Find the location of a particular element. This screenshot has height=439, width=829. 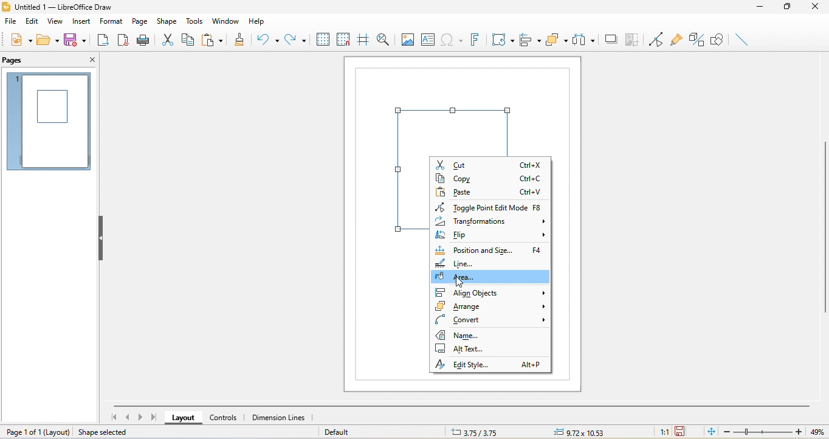

maximize is located at coordinates (787, 8).